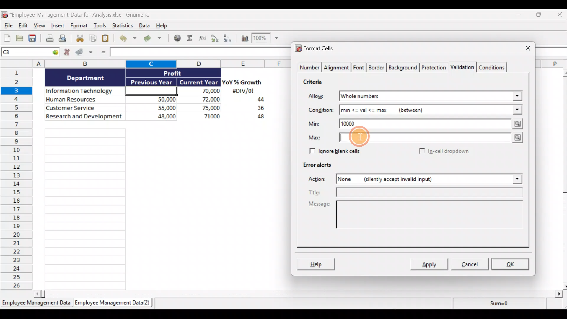  I want to click on Cancel, so click(472, 265).